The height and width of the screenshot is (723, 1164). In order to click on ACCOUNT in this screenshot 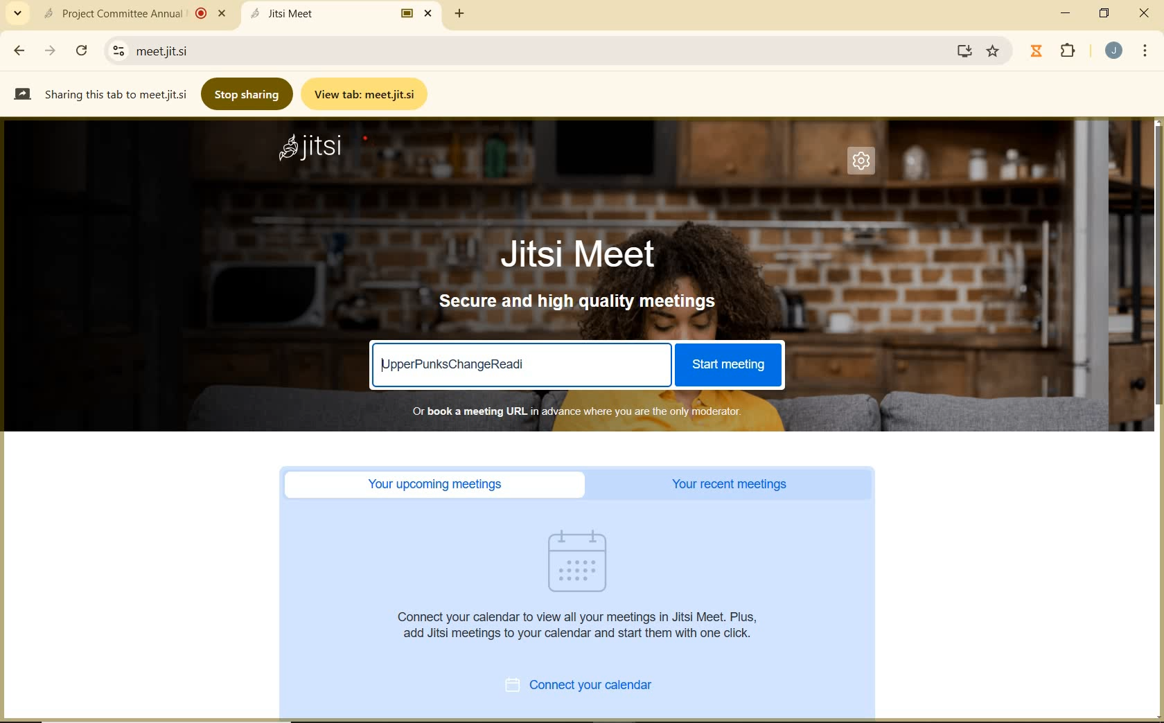, I will do `click(1114, 51)`.